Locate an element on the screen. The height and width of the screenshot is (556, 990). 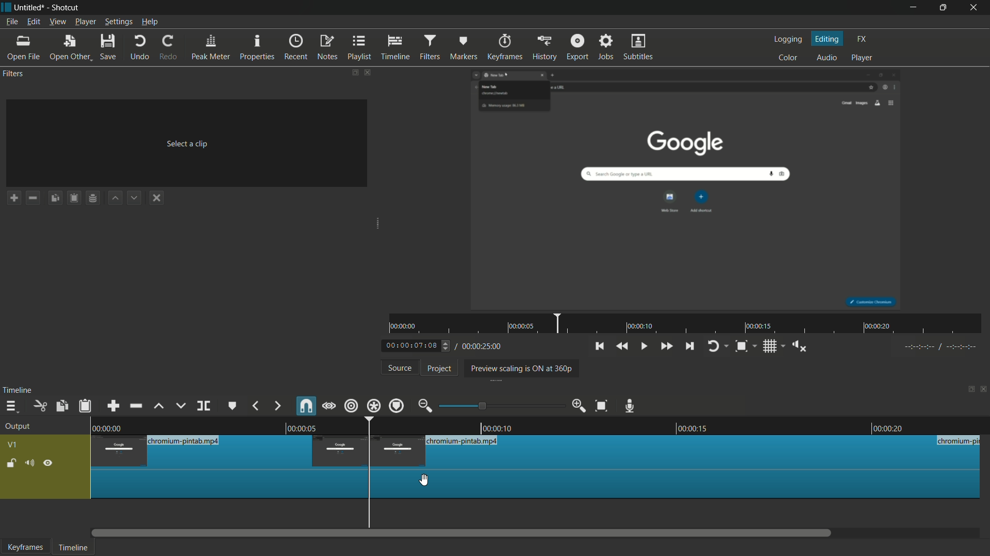
current time is located at coordinates (412, 346).